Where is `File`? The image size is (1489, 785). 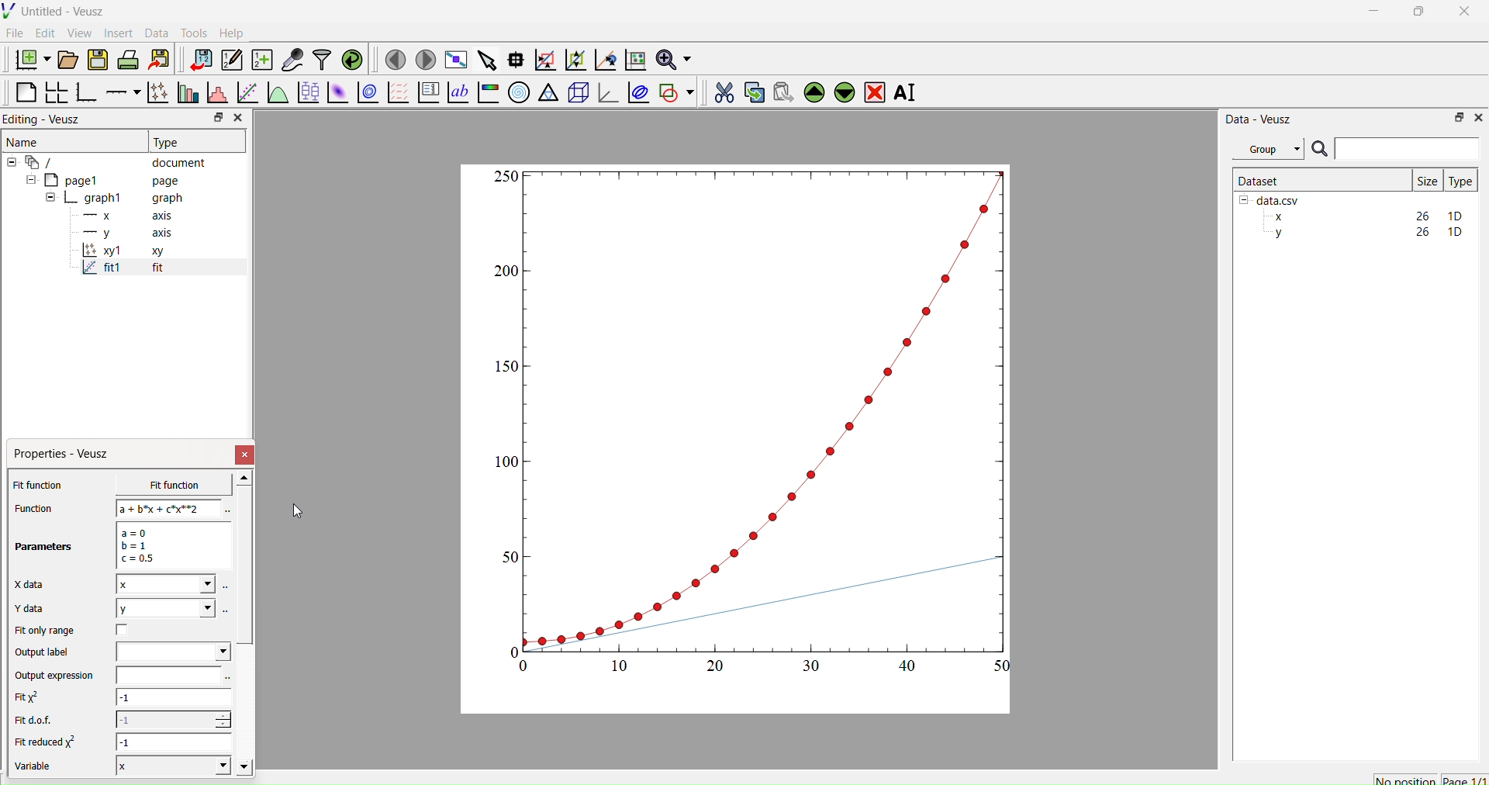
File is located at coordinates (15, 33).